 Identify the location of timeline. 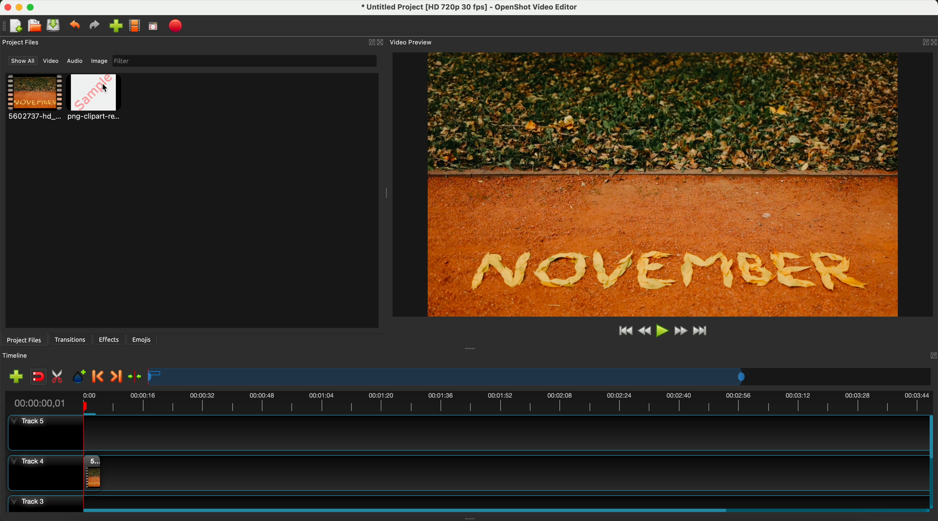
(19, 356).